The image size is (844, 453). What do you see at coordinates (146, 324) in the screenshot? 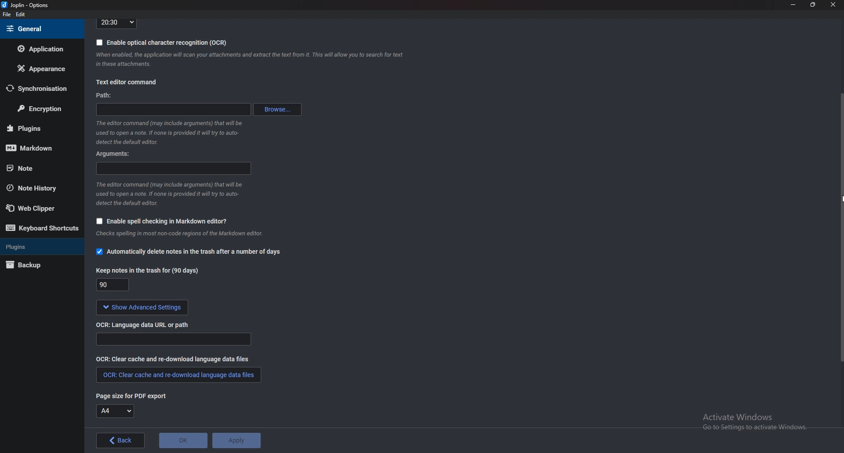
I see `O C R` at bounding box center [146, 324].